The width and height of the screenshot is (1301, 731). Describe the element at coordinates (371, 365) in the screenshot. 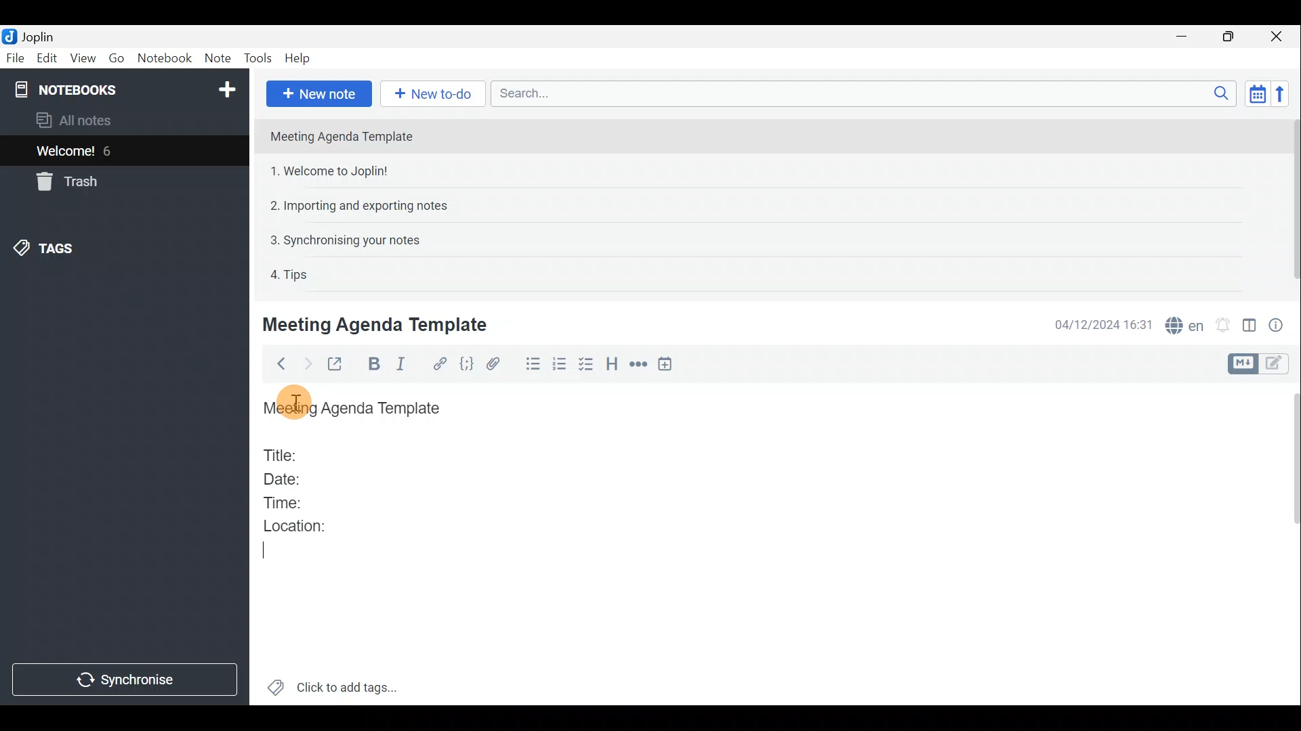

I see `Bold` at that location.